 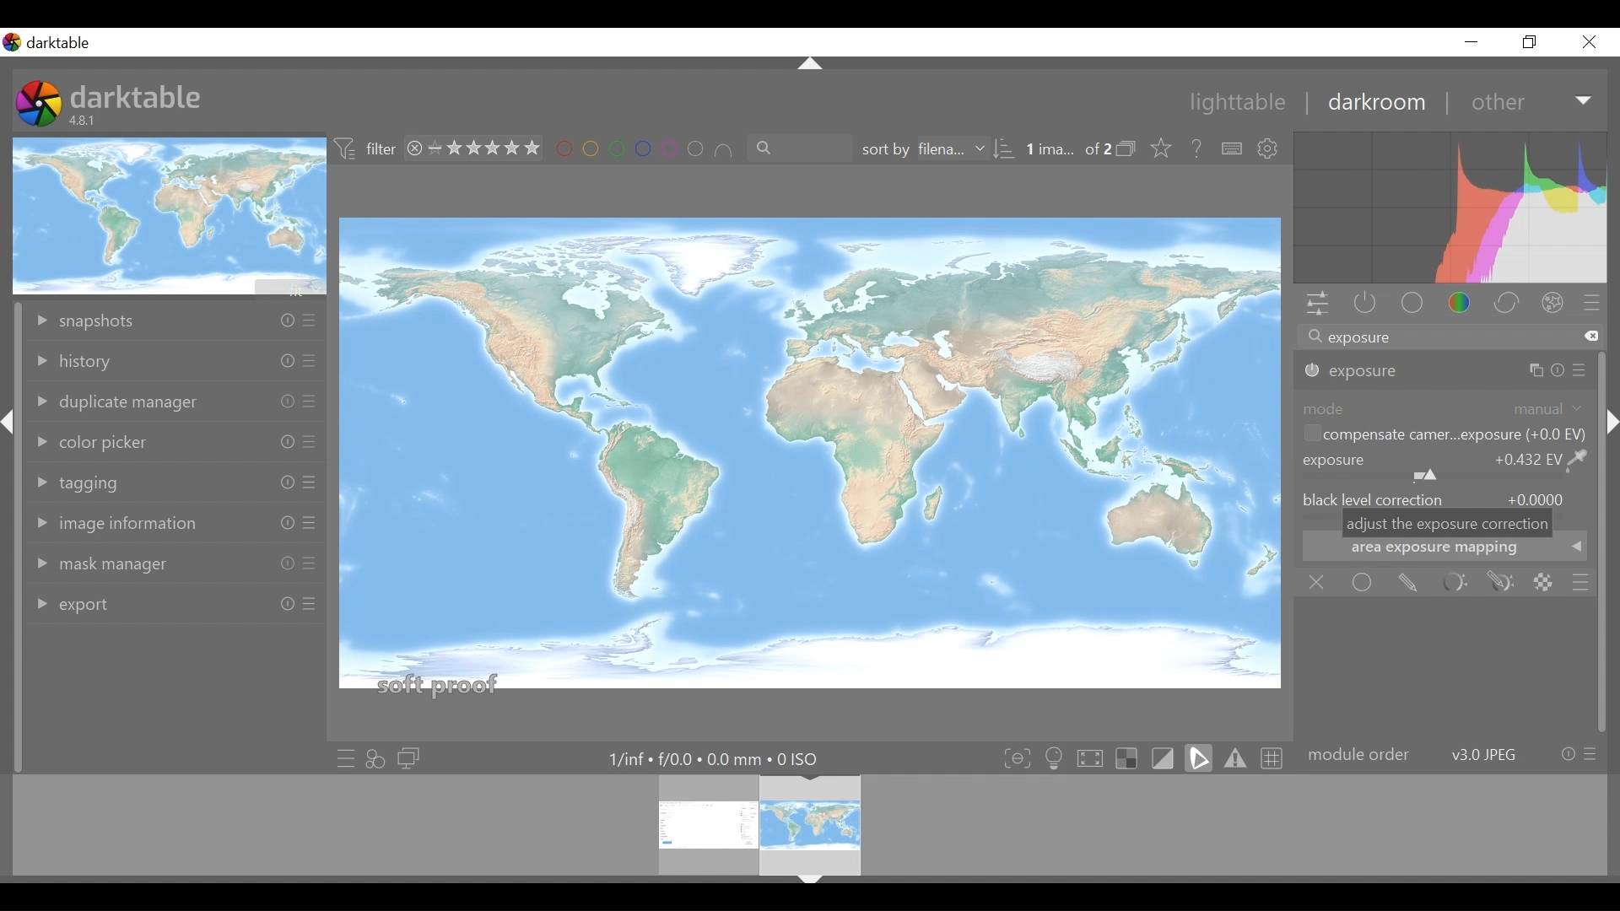 I want to click on adjust the exposure correction tooltip, so click(x=1445, y=525).